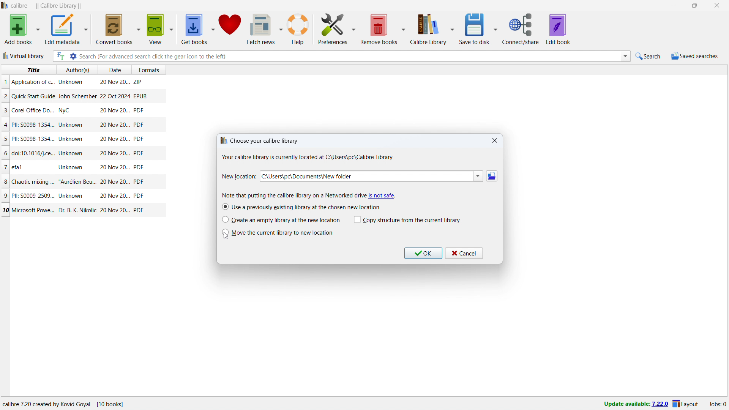  I want to click on New location, so click(239, 177).